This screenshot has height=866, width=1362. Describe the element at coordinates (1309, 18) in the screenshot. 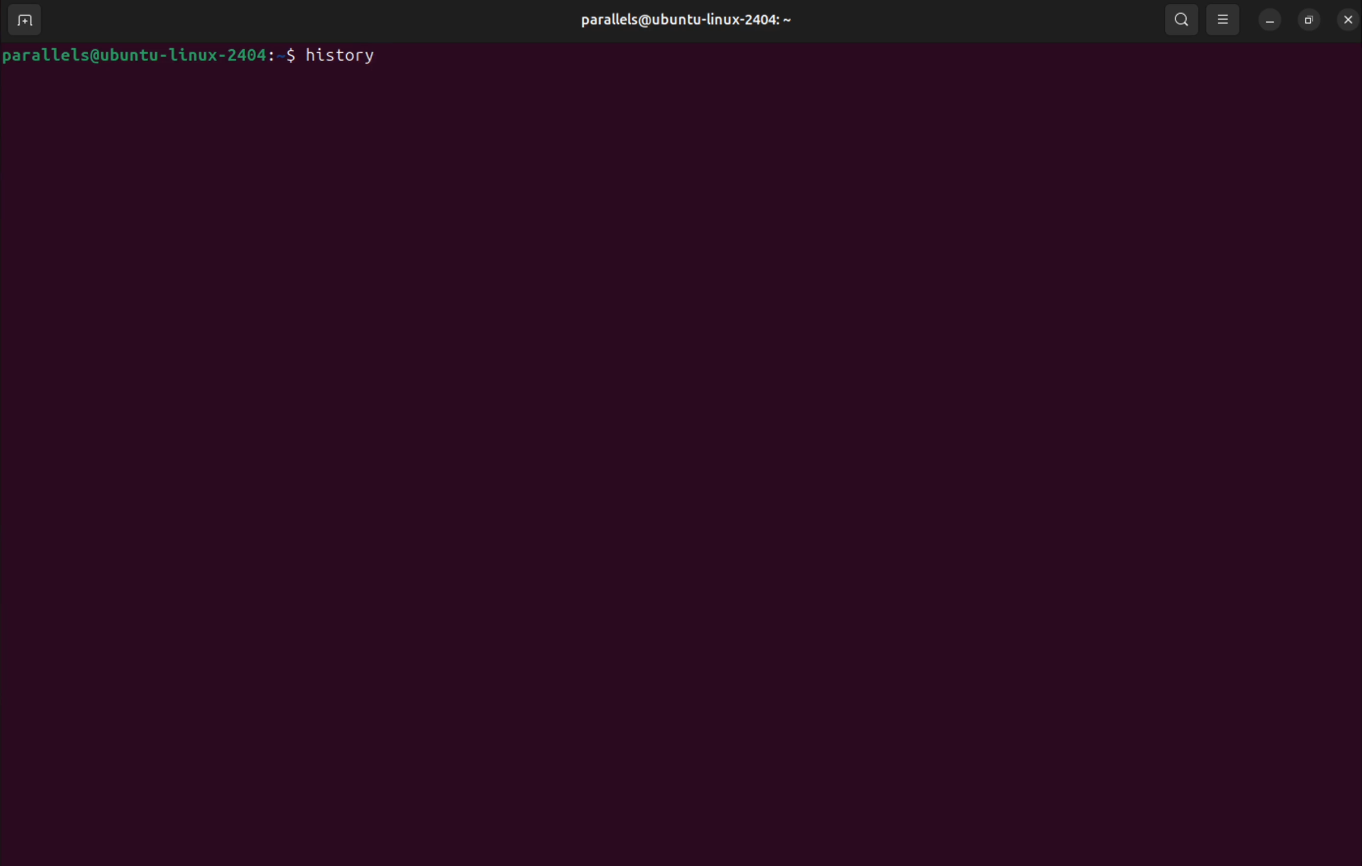

I see `resize` at that location.